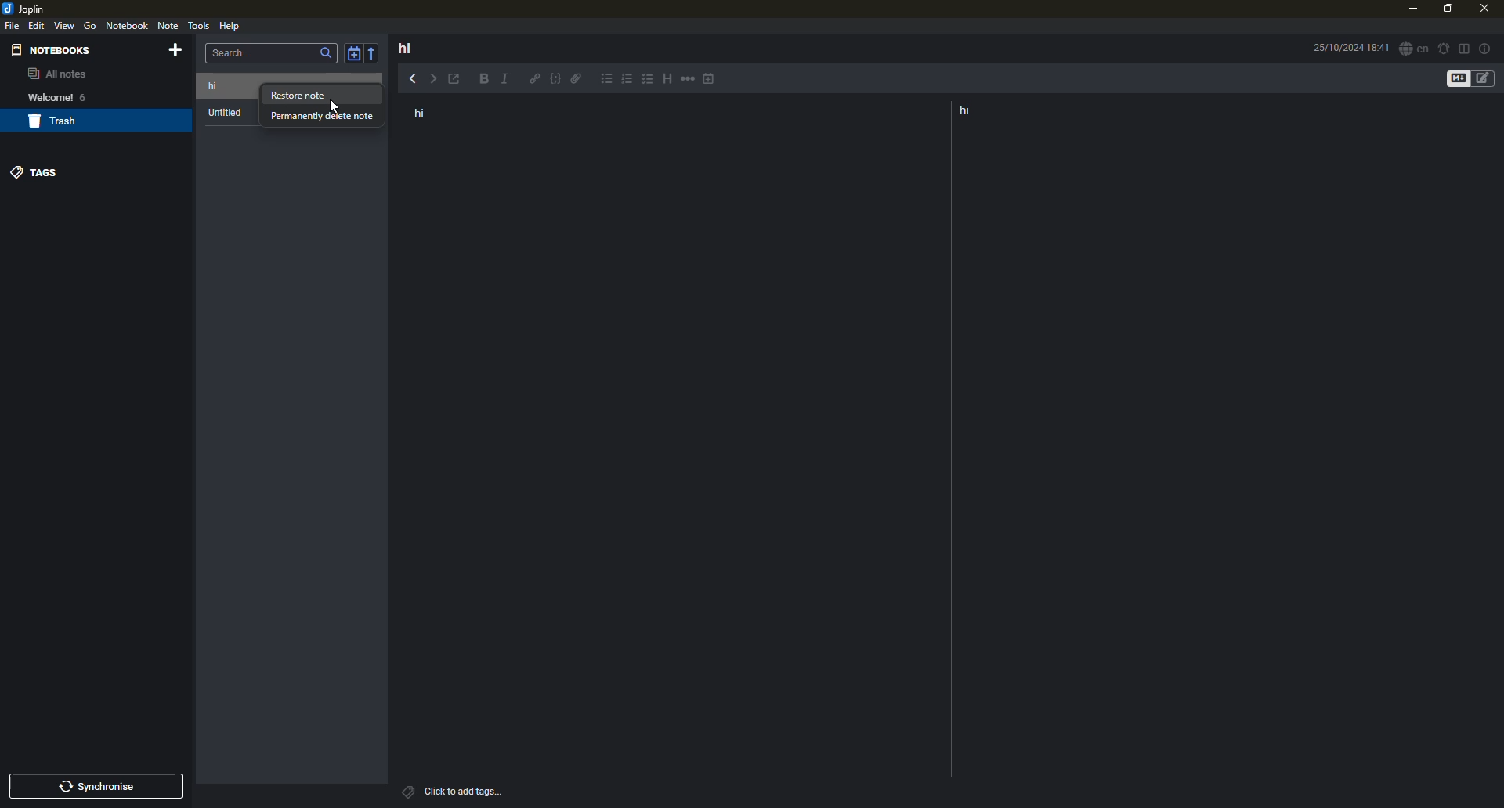 The image size is (1504, 808). What do you see at coordinates (101, 787) in the screenshot?
I see `synchronise` at bounding box center [101, 787].